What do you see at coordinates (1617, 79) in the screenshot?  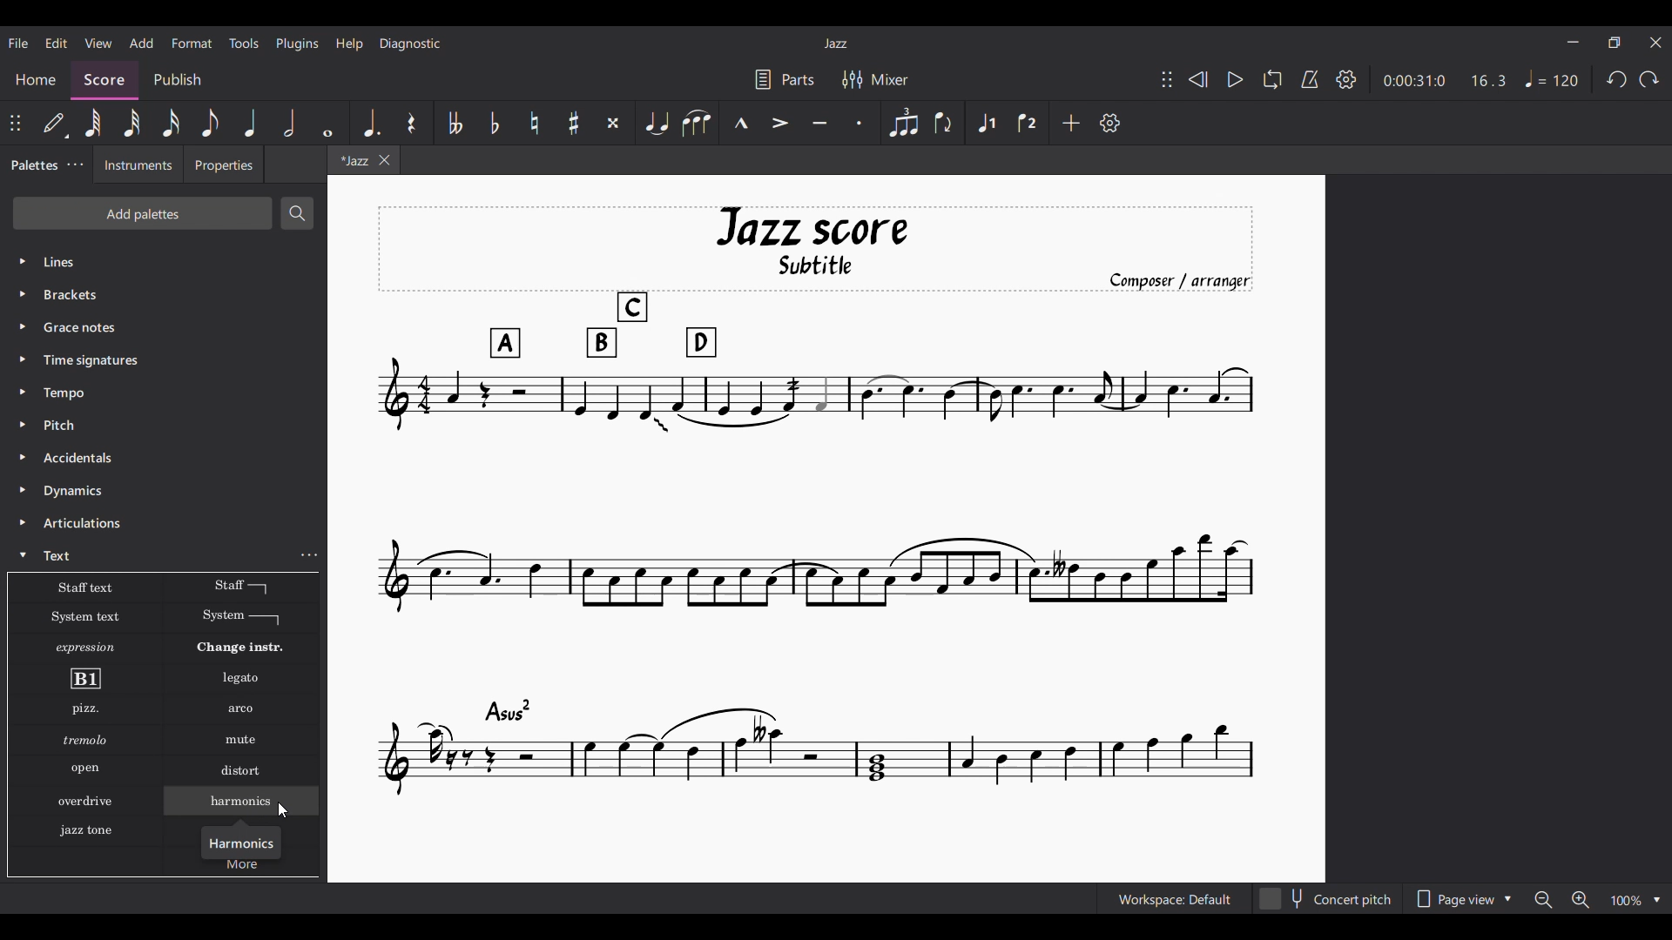 I see `Undo` at bounding box center [1617, 79].